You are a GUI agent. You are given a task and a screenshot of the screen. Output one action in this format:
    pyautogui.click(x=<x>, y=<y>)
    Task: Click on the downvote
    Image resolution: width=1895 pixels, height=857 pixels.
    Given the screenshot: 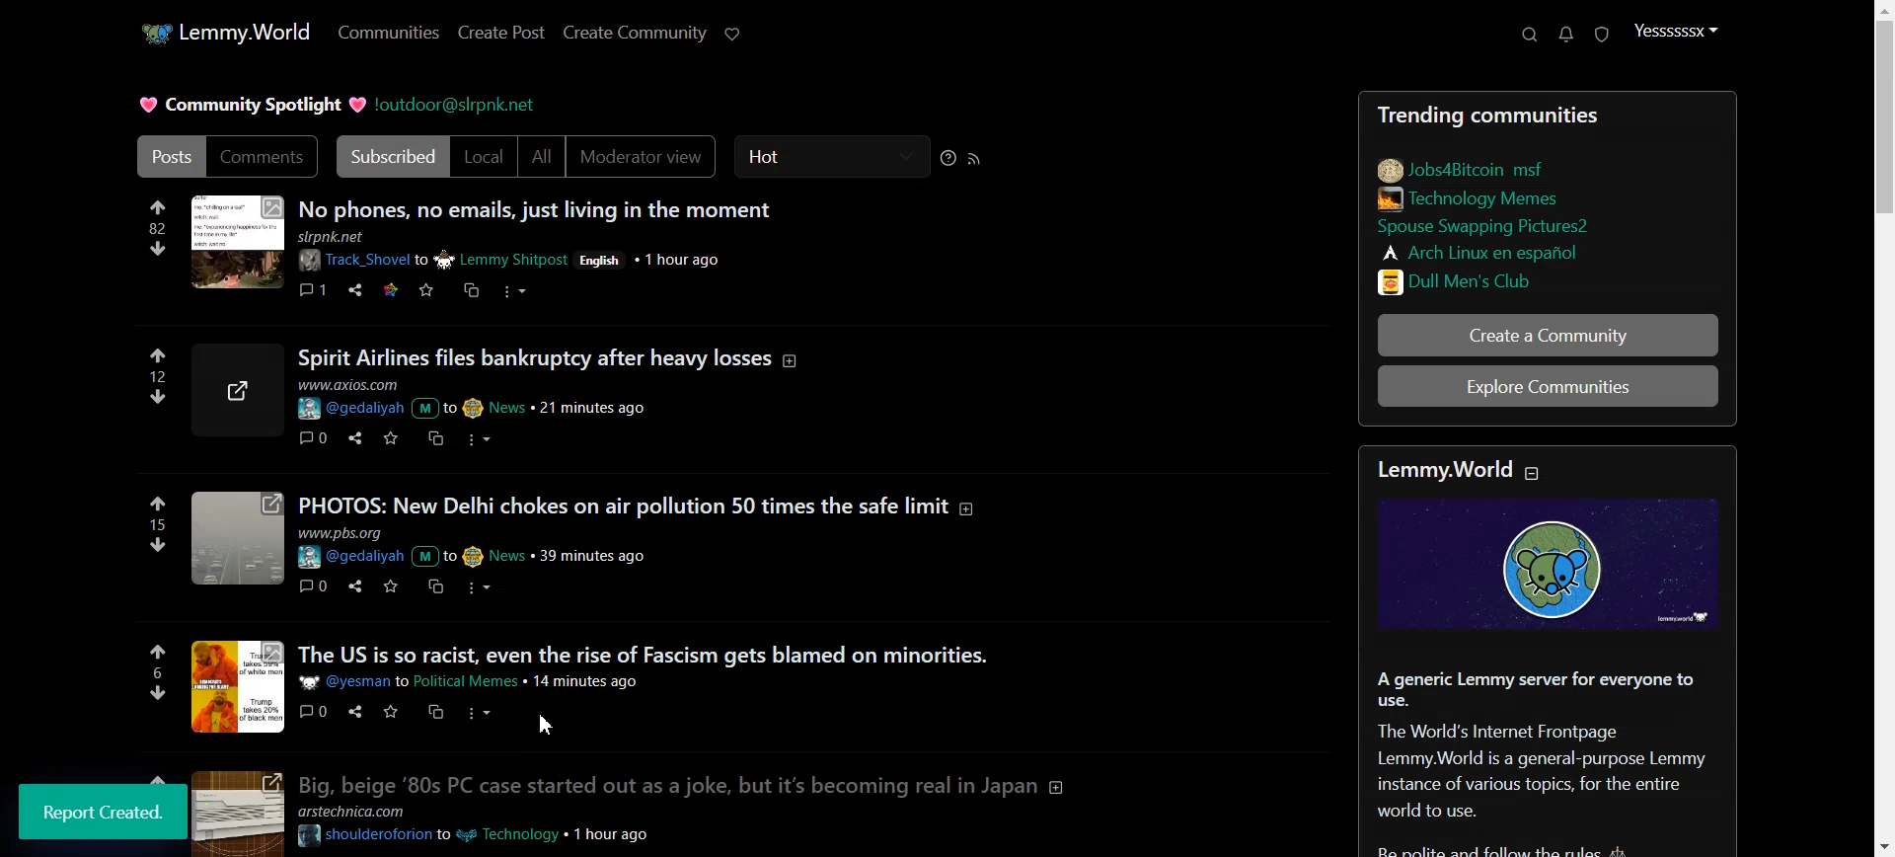 What is the action you would take?
    pyautogui.click(x=158, y=248)
    